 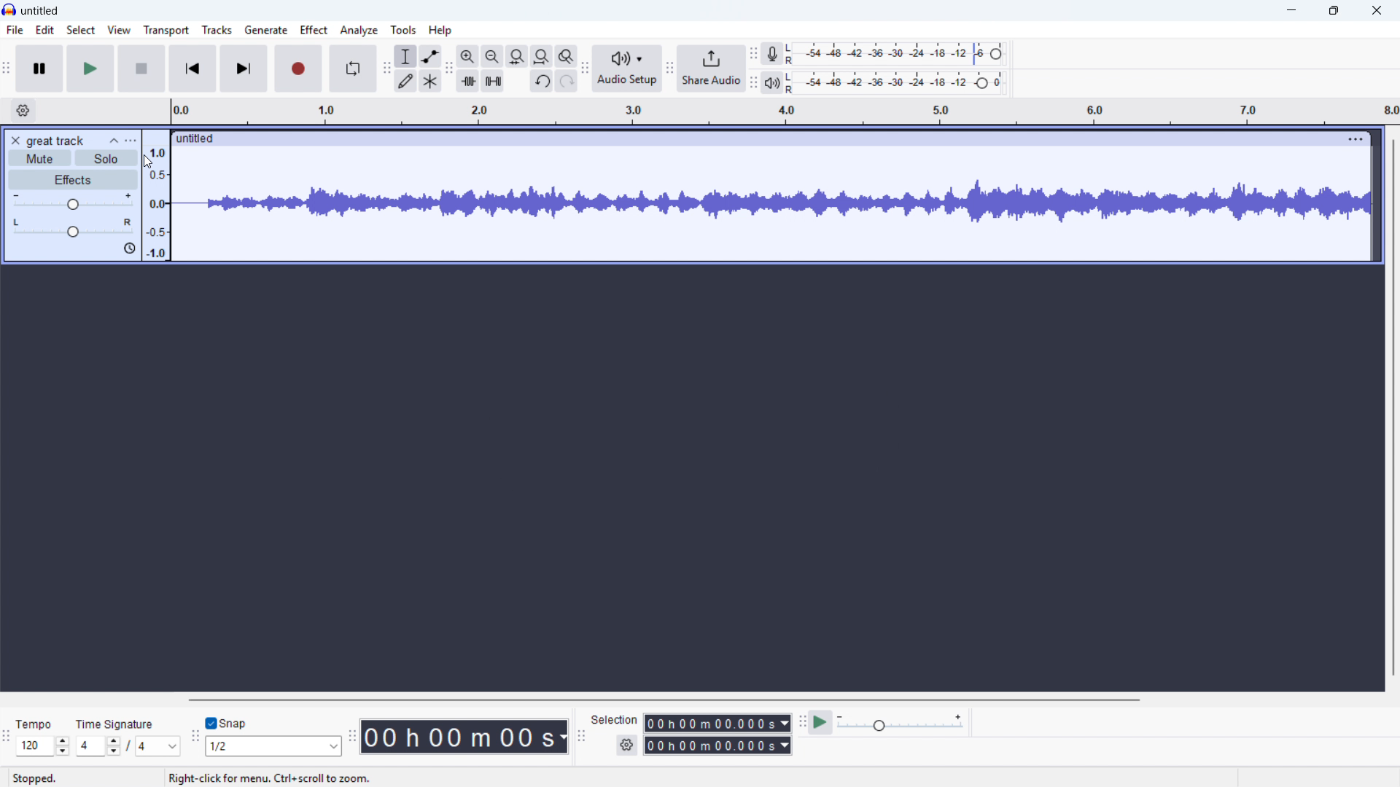 What do you see at coordinates (130, 248) in the screenshot?
I see `Sync lock on ` at bounding box center [130, 248].